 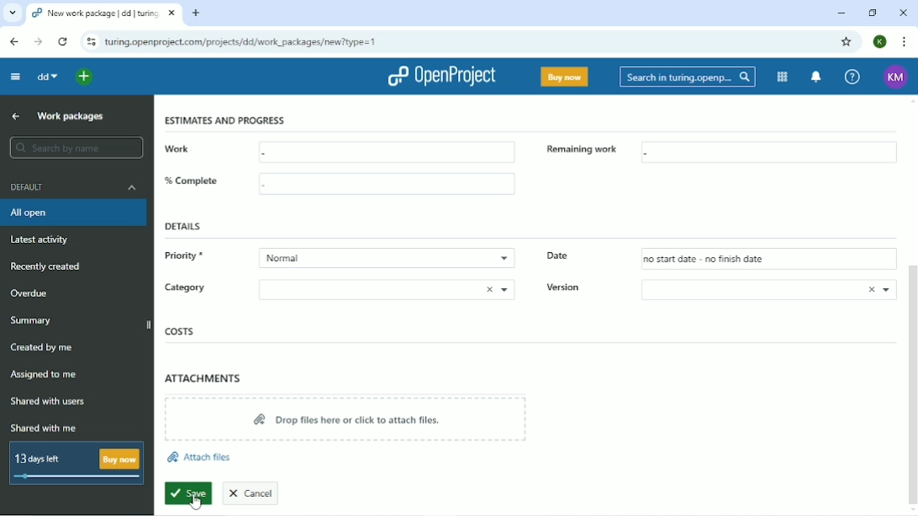 I want to click on OpenProject, so click(x=443, y=76).